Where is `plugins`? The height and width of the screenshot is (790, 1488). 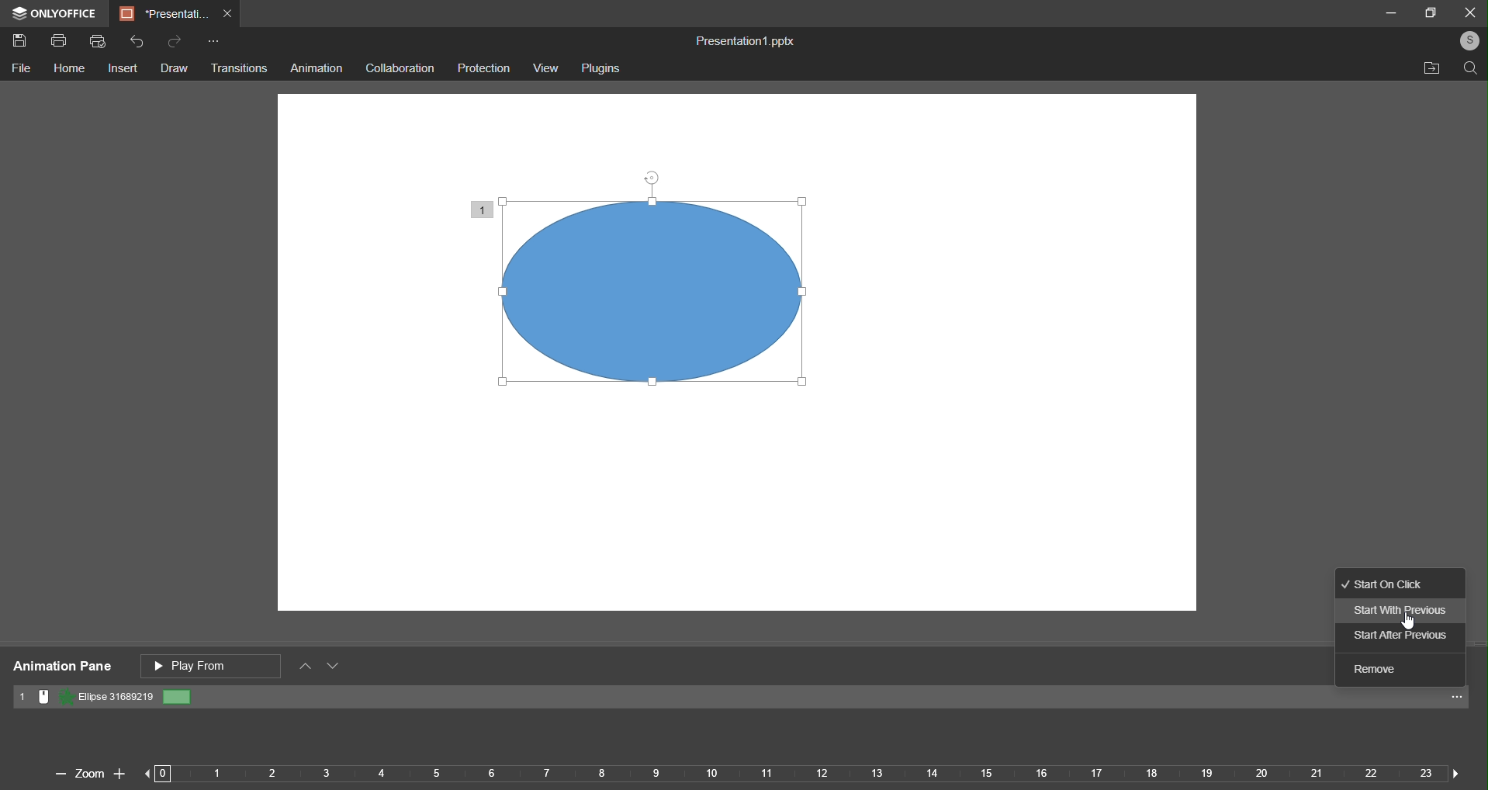
plugins is located at coordinates (600, 68).